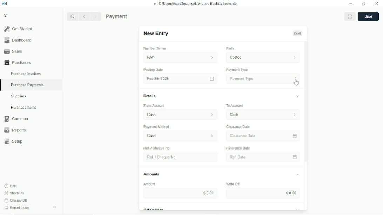  I want to click on calender, so click(296, 135).